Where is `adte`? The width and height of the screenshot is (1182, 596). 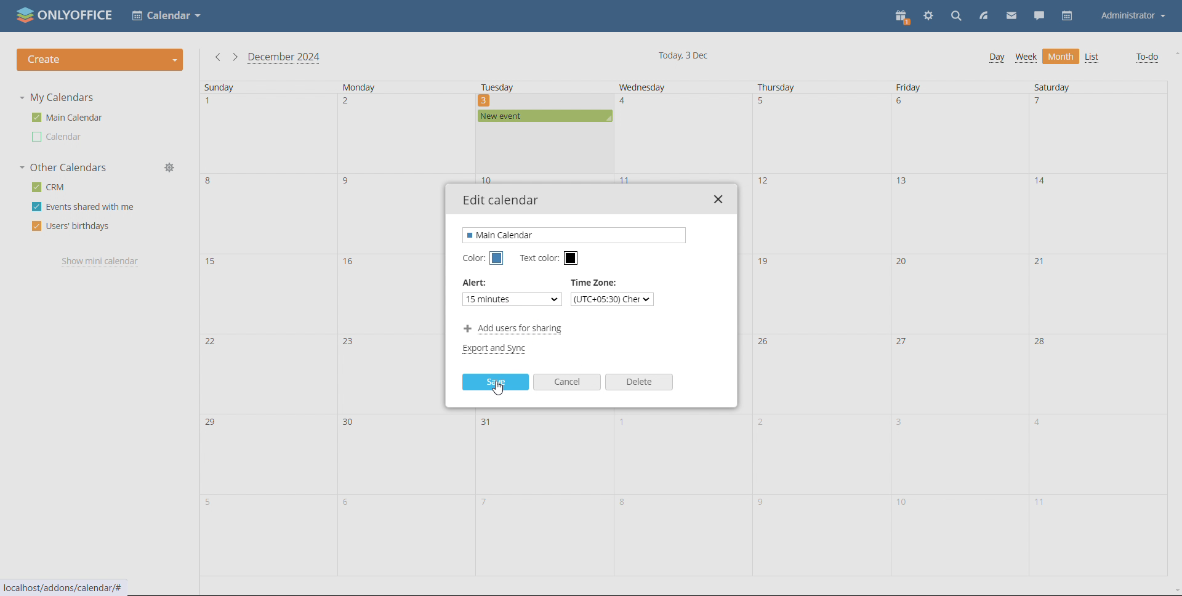 adte is located at coordinates (819, 374).